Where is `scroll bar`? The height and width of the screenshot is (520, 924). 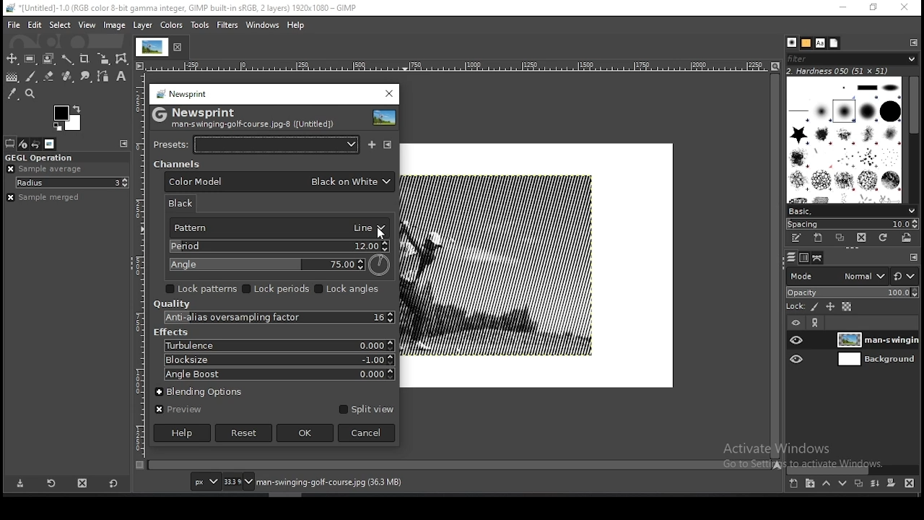 scroll bar is located at coordinates (777, 266).